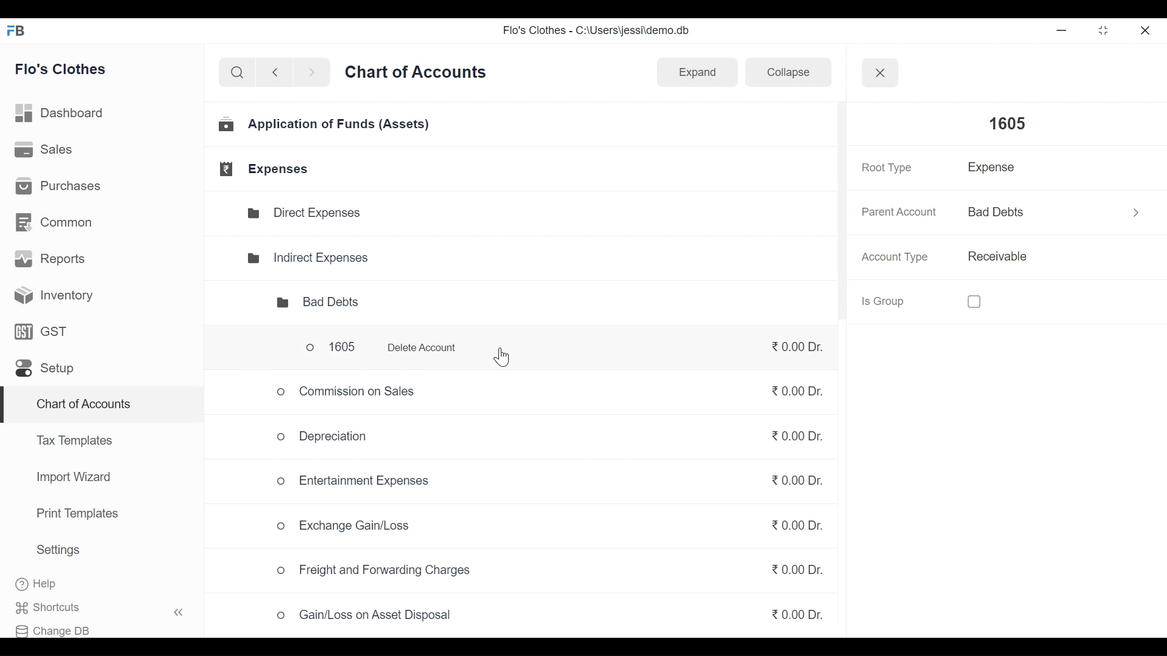  What do you see at coordinates (999, 124) in the screenshot?
I see `1605` at bounding box center [999, 124].